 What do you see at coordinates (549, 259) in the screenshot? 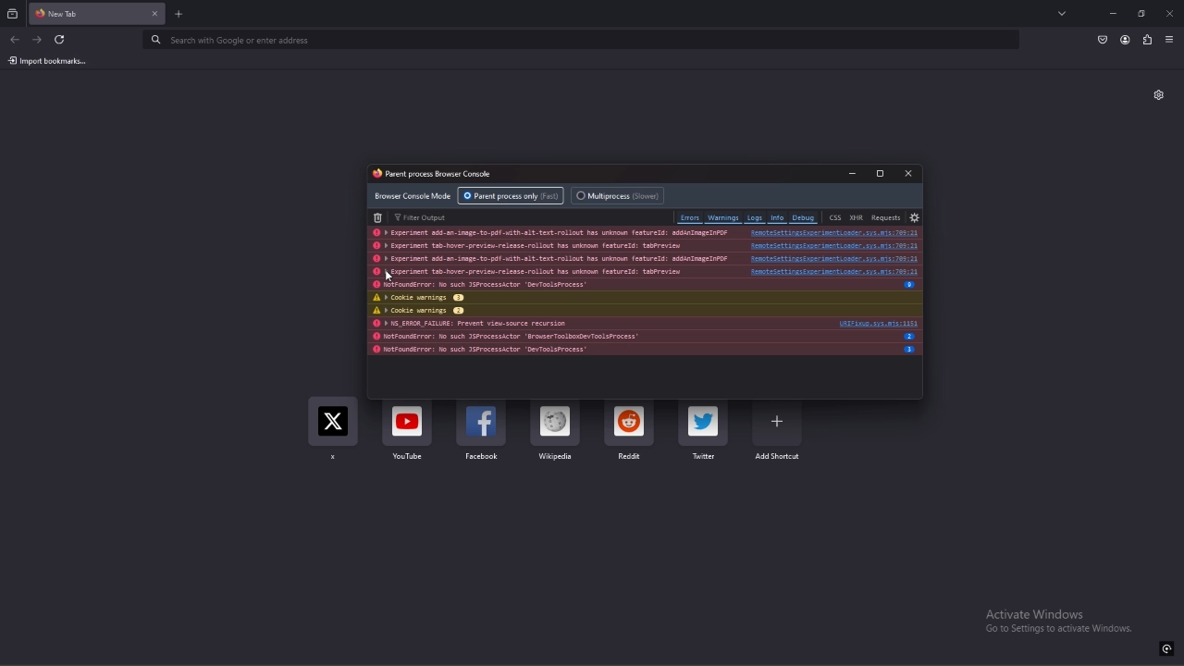
I see `log` at bounding box center [549, 259].